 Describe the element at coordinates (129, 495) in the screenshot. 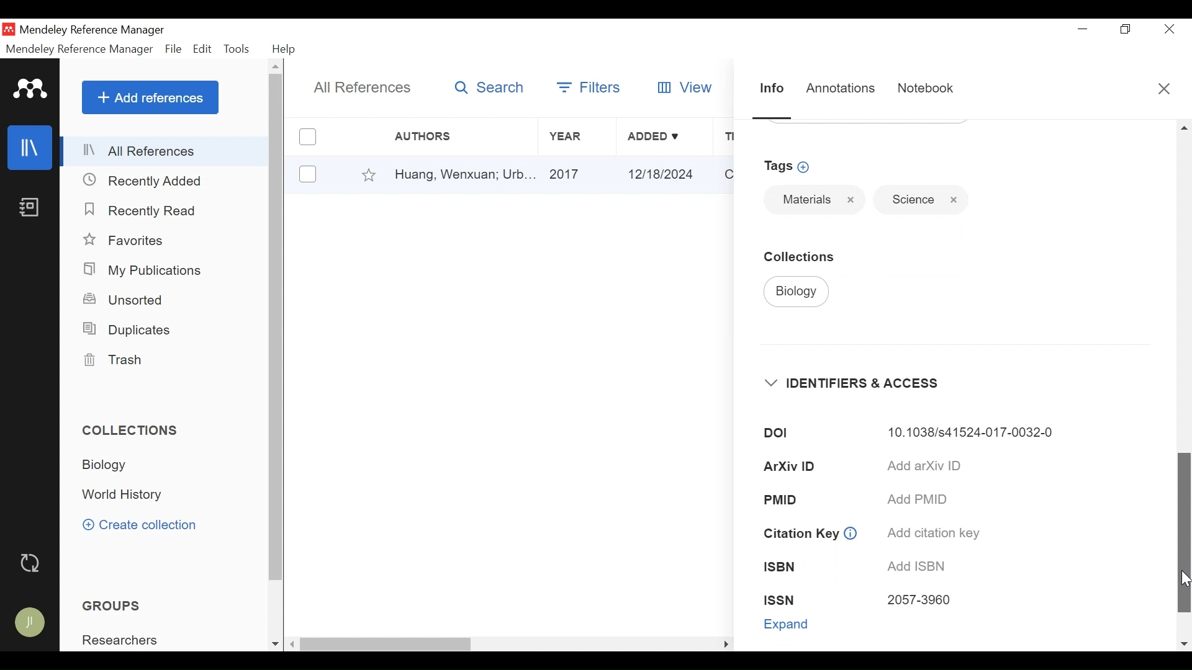

I see `Collection` at that location.